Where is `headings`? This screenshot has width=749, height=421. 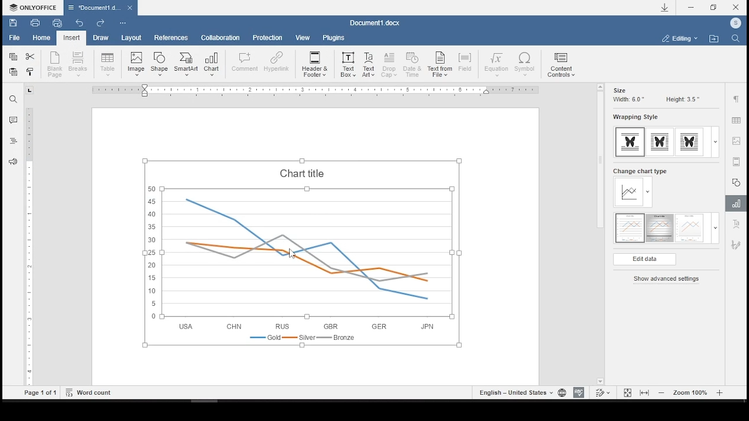 headings is located at coordinates (12, 142).